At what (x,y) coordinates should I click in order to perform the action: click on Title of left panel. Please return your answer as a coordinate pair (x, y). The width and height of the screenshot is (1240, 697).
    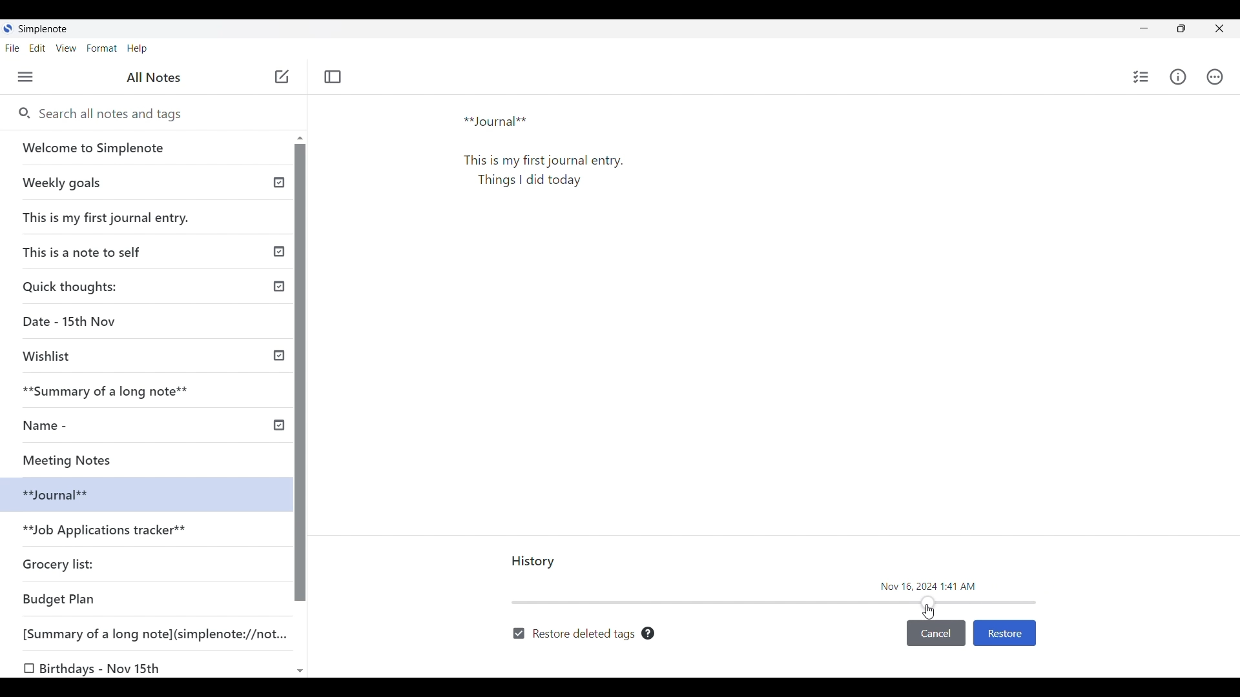
    Looking at the image, I should click on (154, 77).